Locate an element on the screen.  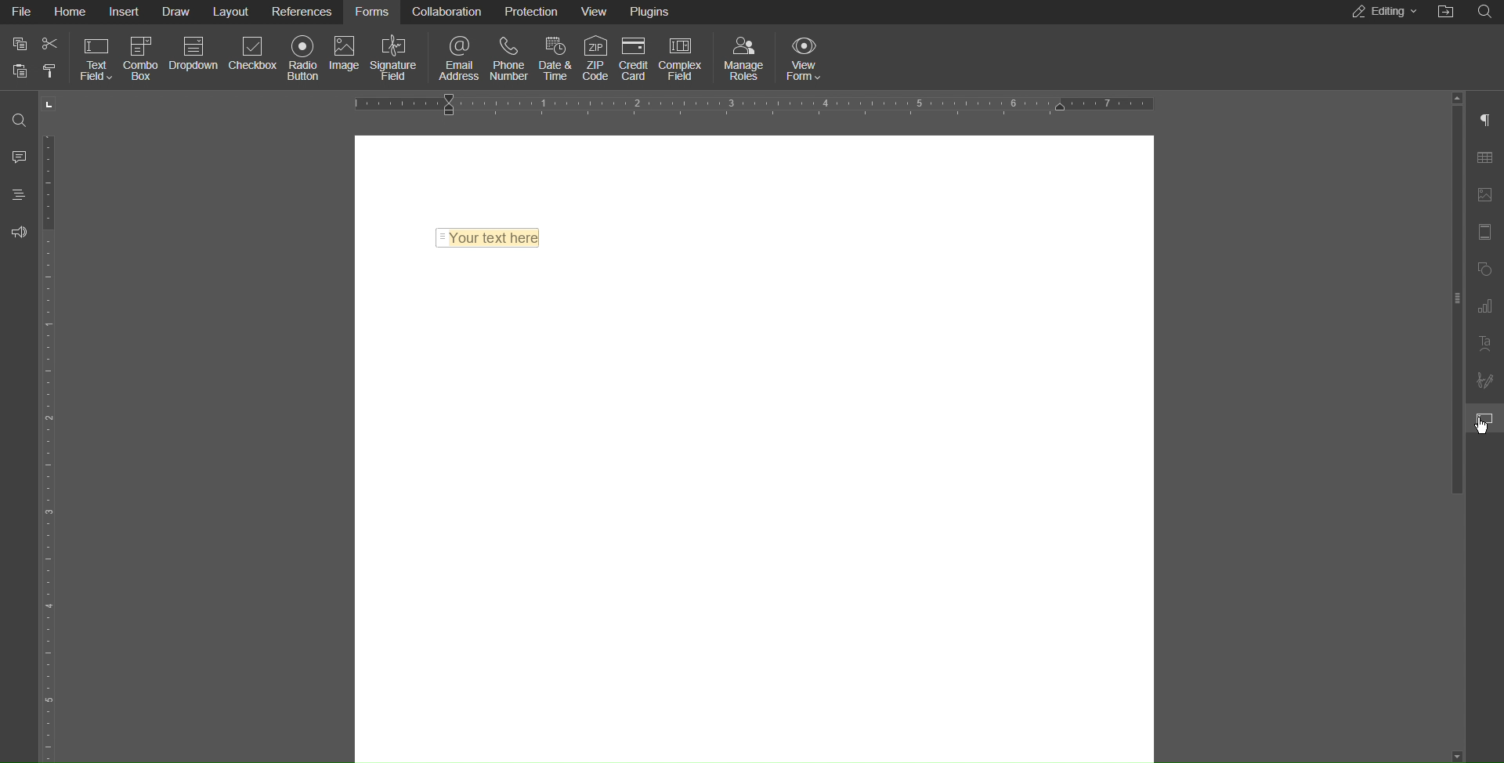
Radio Button is located at coordinates (305, 58).